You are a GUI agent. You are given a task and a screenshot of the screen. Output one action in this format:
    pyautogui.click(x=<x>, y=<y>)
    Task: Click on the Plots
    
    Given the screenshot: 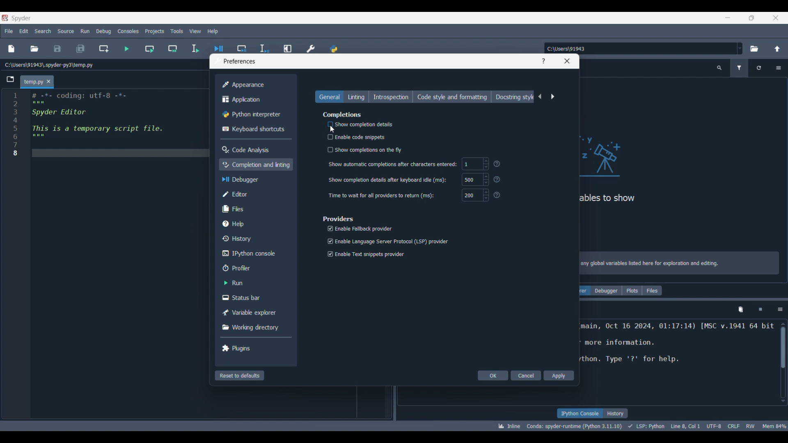 What is the action you would take?
    pyautogui.click(x=632, y=290)
    